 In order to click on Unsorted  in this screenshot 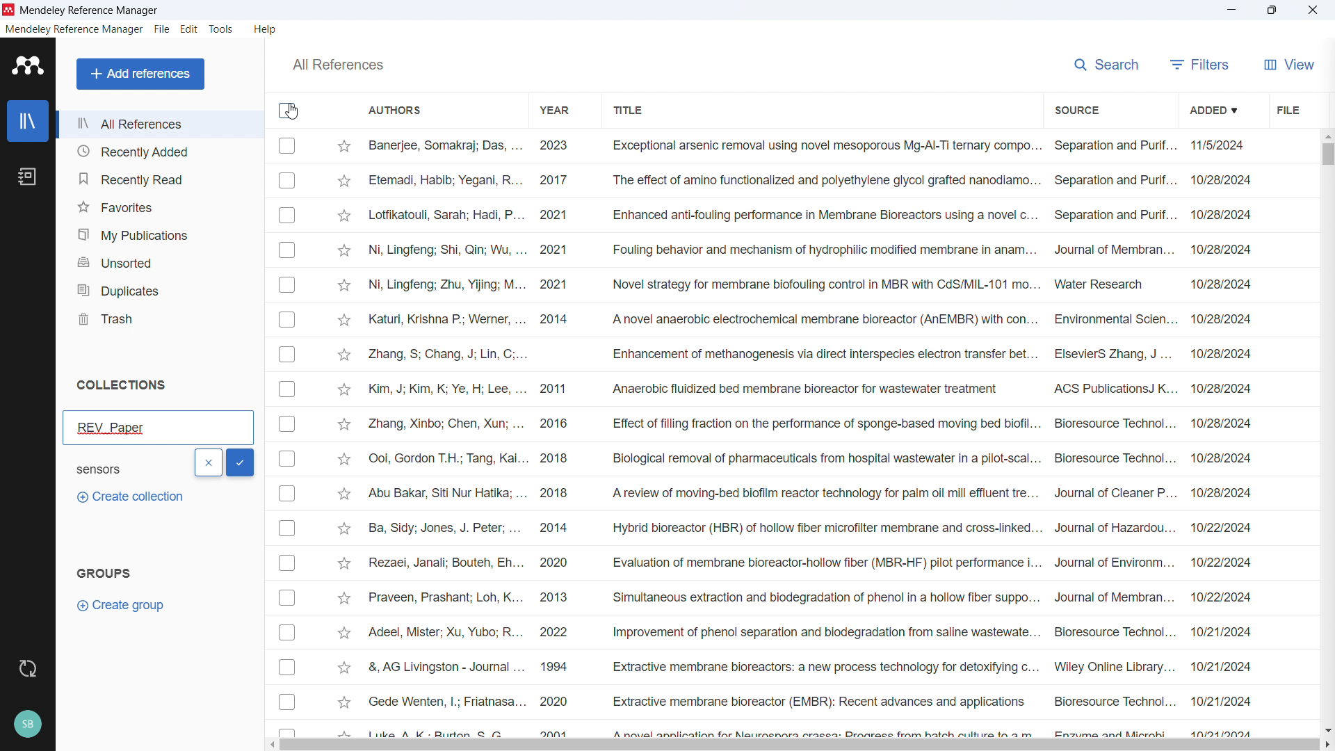, I will do `click(159, 261)`.